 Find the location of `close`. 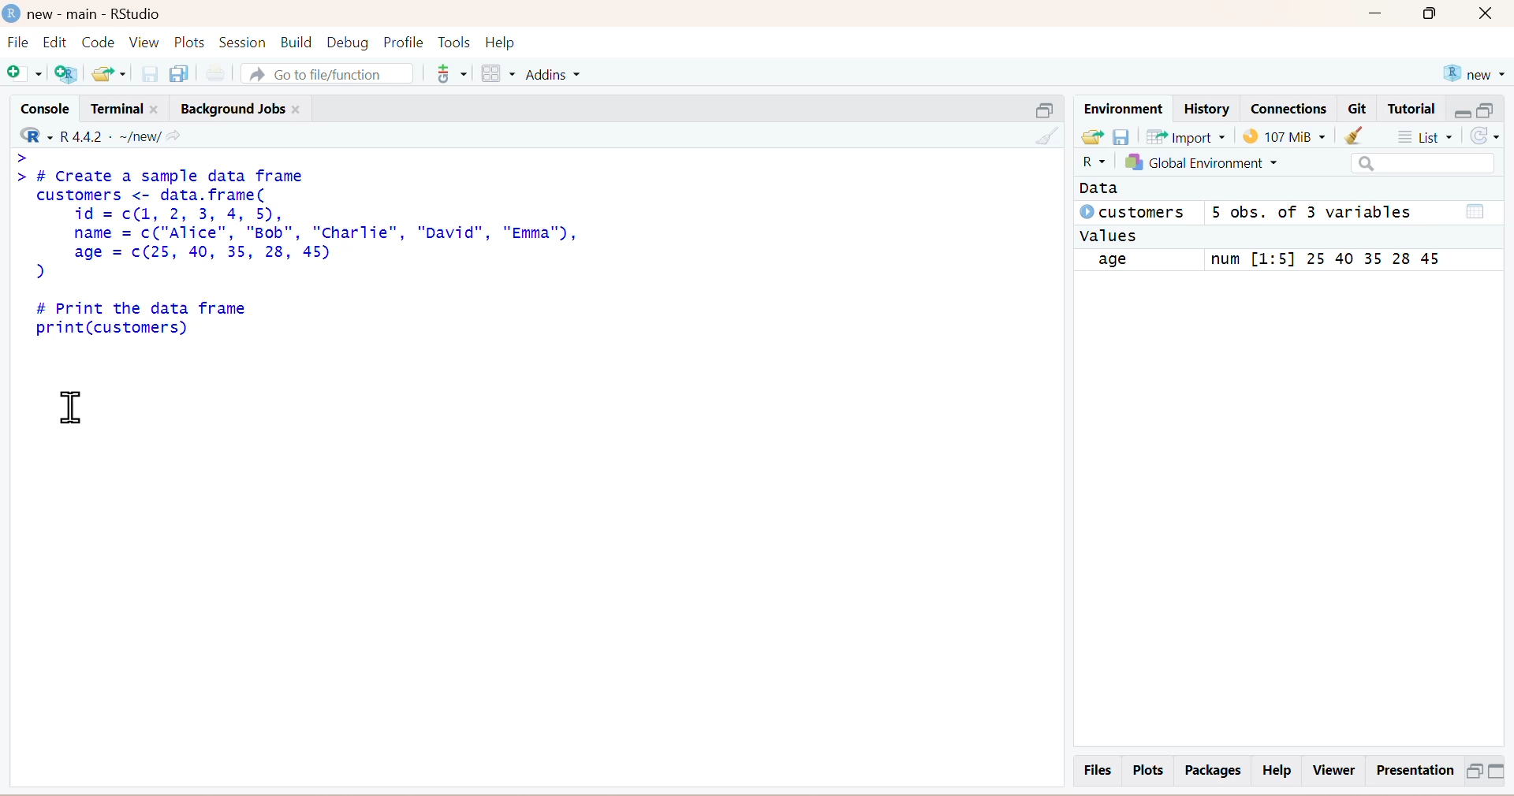

close is located at coordinates (1492, 15).